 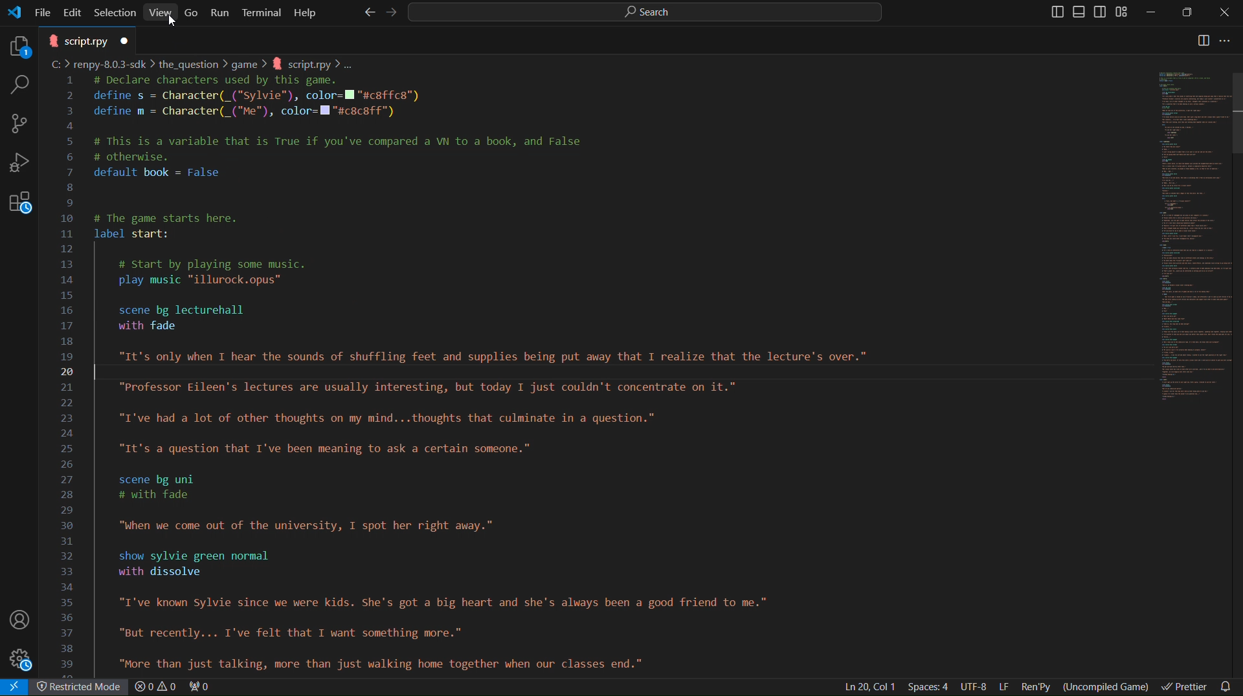 I want to click on Forward, so click(x=388, y=12).